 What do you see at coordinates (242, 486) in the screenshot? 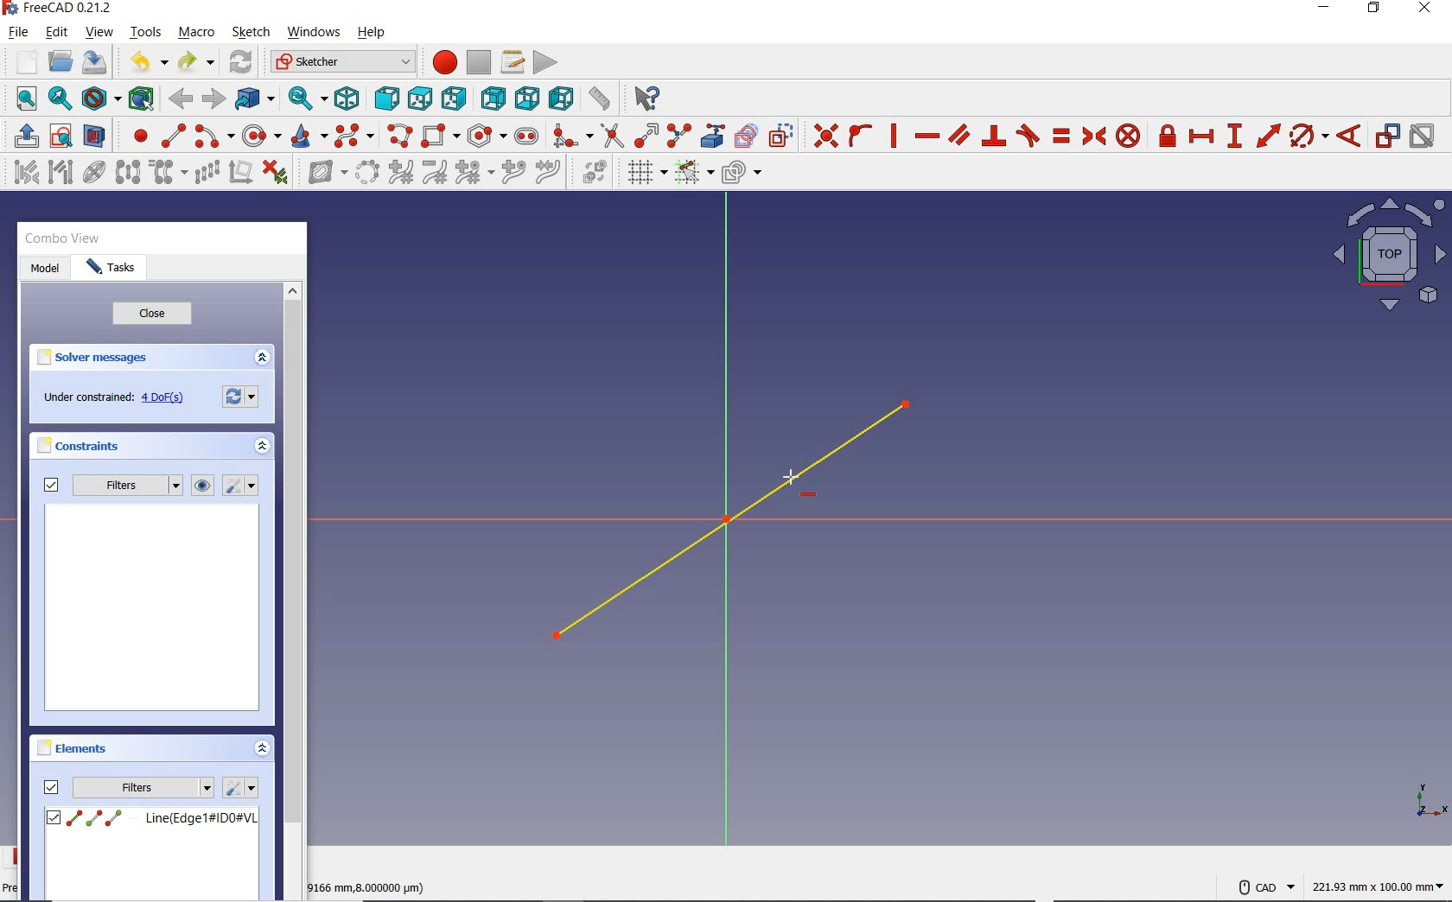
I see `SETTINGS` at bounding box center [242, 486].